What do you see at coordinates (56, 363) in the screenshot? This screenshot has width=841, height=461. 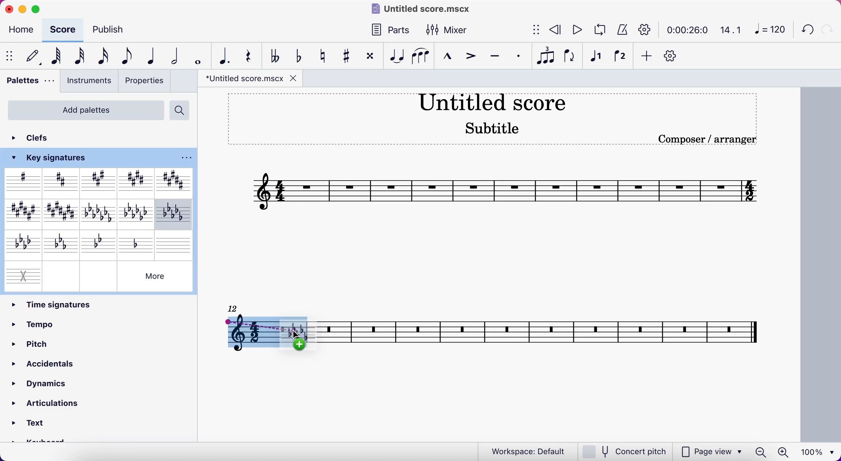 I see `accidentals` at bounding box center [56, 363].